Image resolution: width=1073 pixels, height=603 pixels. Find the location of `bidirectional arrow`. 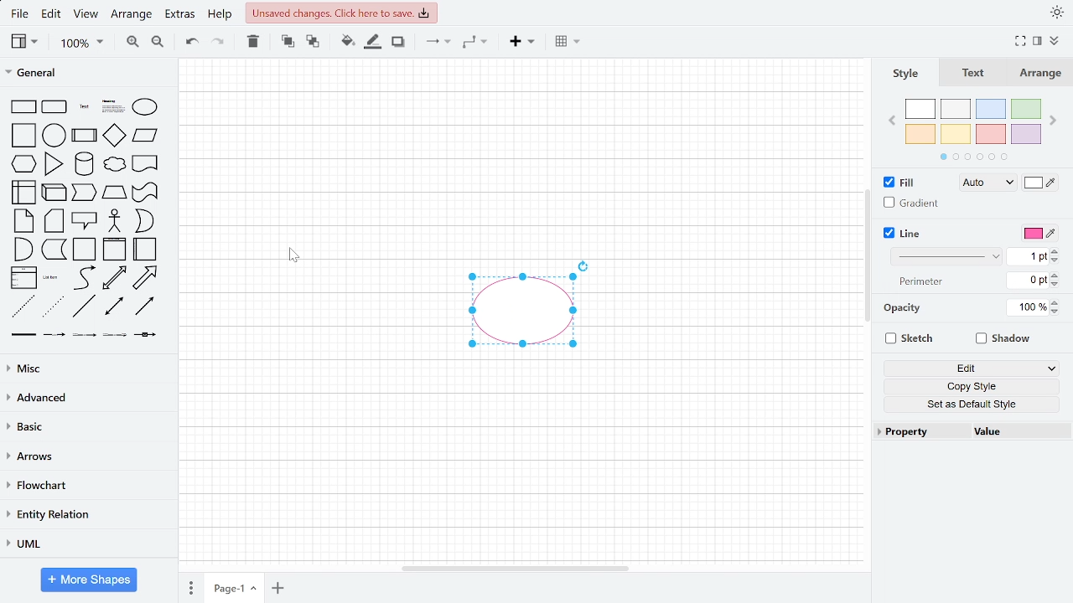

bidirectional arrow is located at coordinates (116, 279).